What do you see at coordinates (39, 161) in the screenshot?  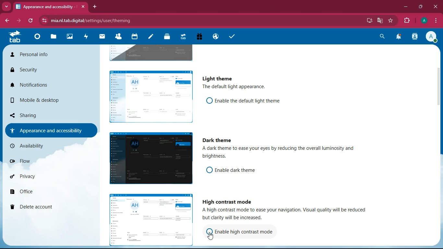 I see `flow` at bounding box center [39, 161].